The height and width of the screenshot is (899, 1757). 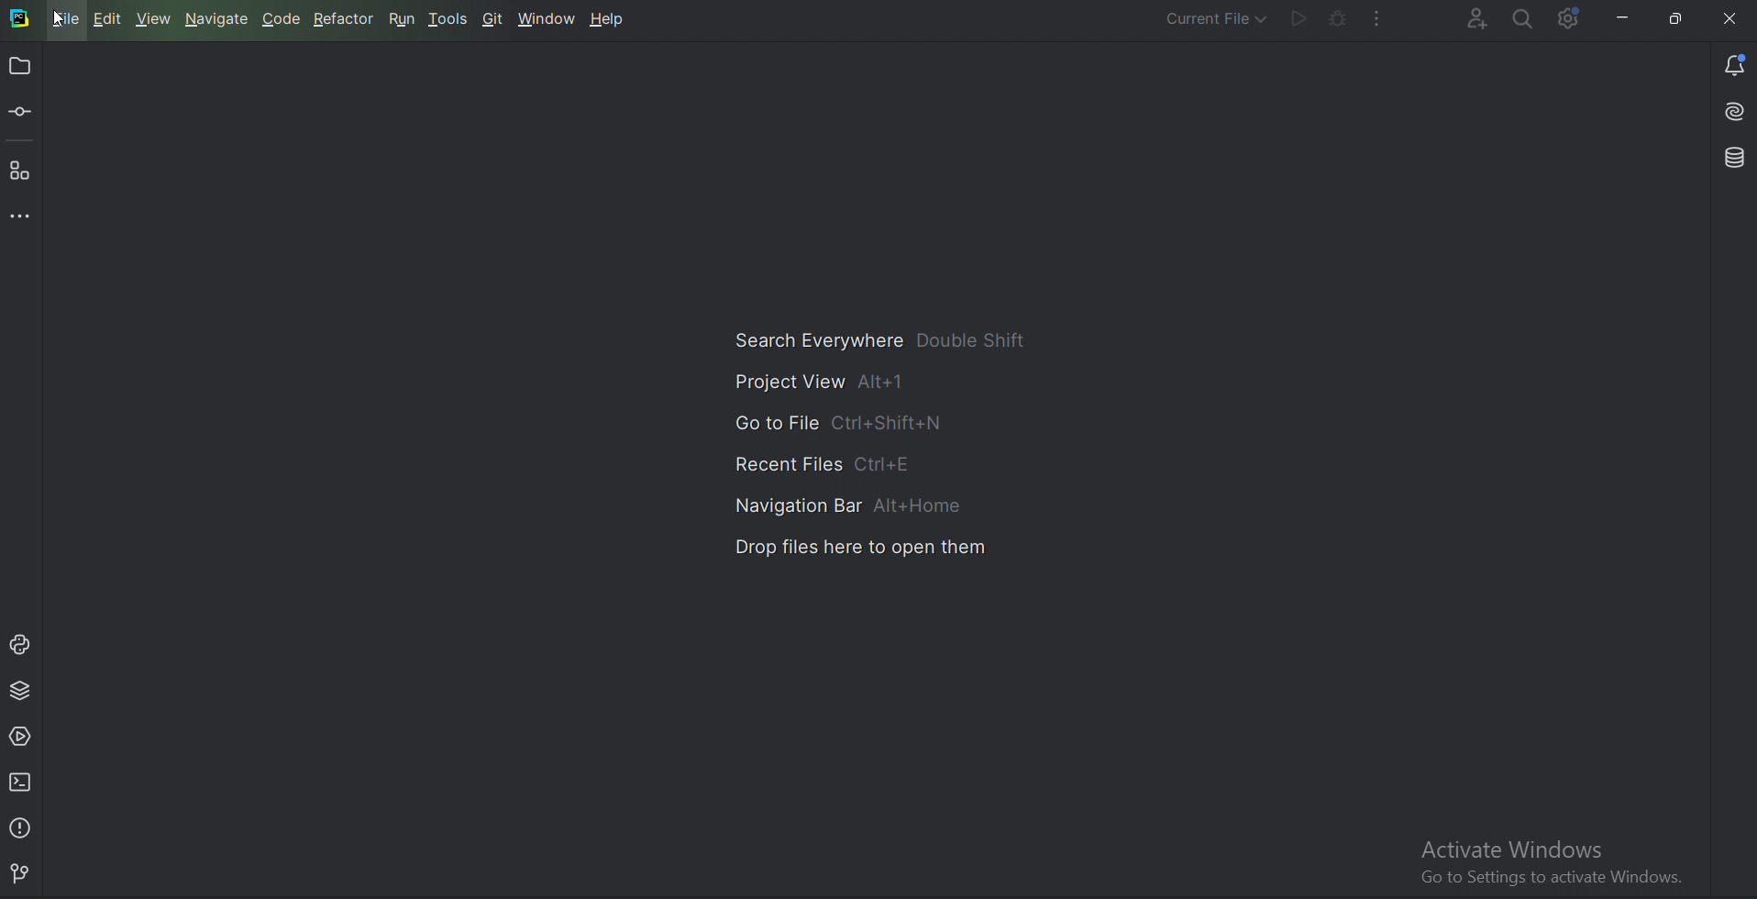 I want to click on Drop files here to open them, so click(x=866, y=547).